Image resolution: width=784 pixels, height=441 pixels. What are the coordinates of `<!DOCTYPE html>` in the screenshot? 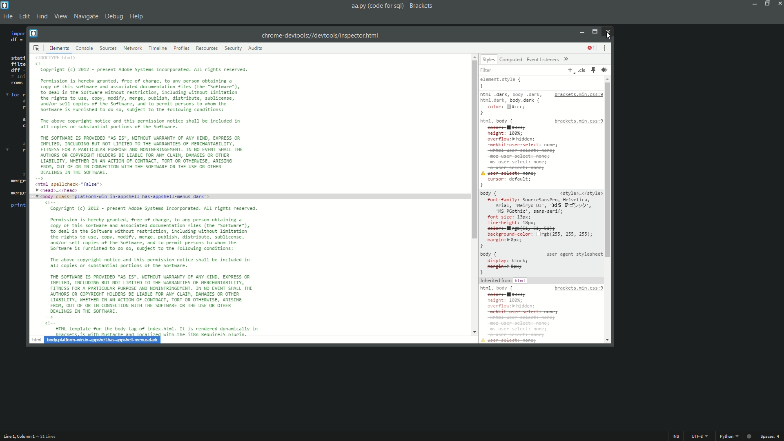 It's located at (61, 57).